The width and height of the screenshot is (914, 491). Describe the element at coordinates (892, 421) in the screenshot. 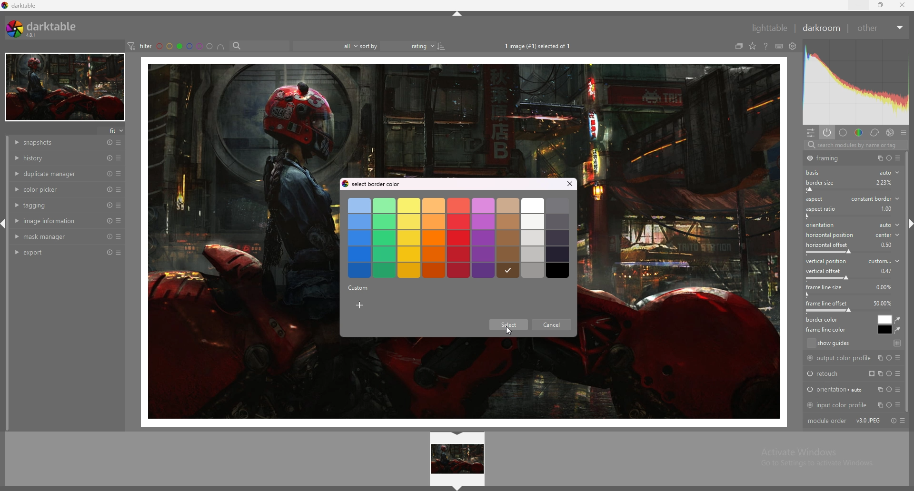

I see `toggle` at that location.